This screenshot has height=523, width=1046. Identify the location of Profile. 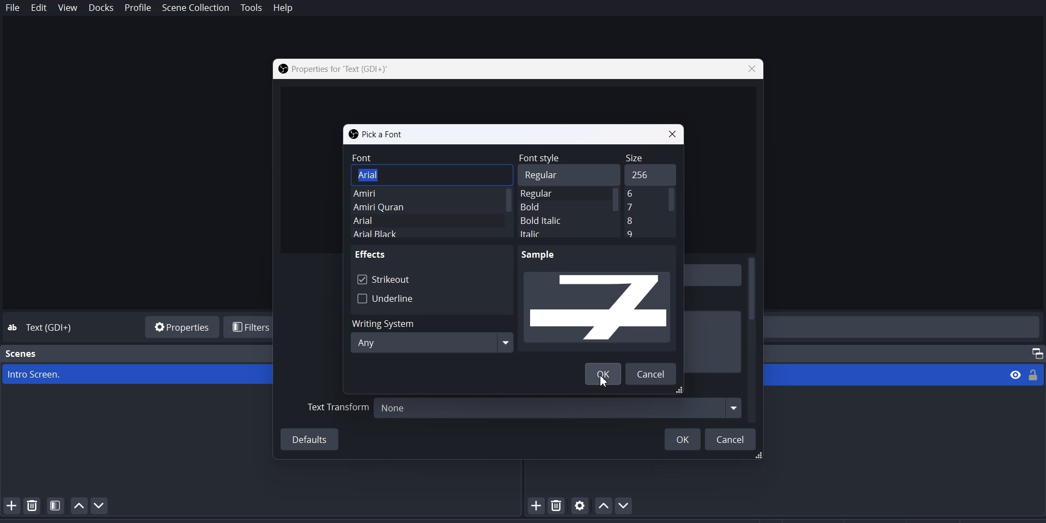
(138, 8).